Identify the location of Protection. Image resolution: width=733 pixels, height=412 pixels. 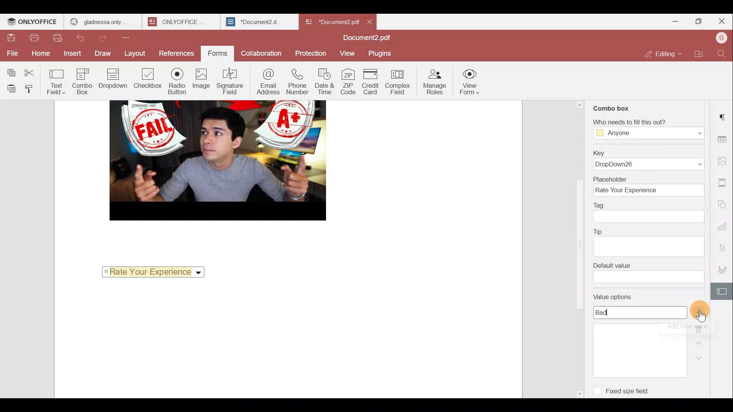
(310, 52).